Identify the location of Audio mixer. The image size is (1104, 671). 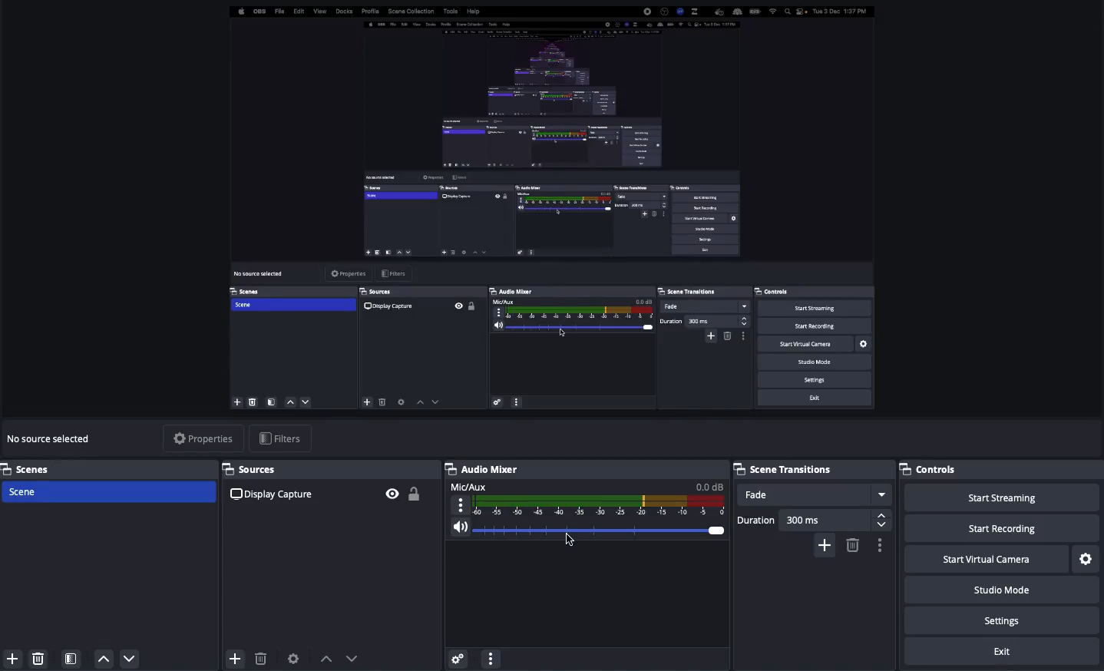
(487, 469).